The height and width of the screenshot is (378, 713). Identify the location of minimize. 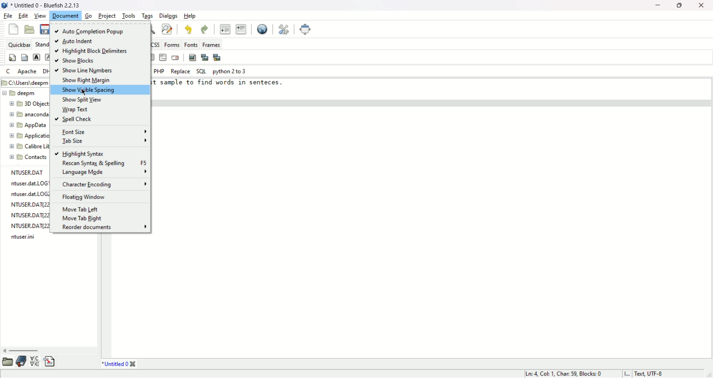
(658, 6).